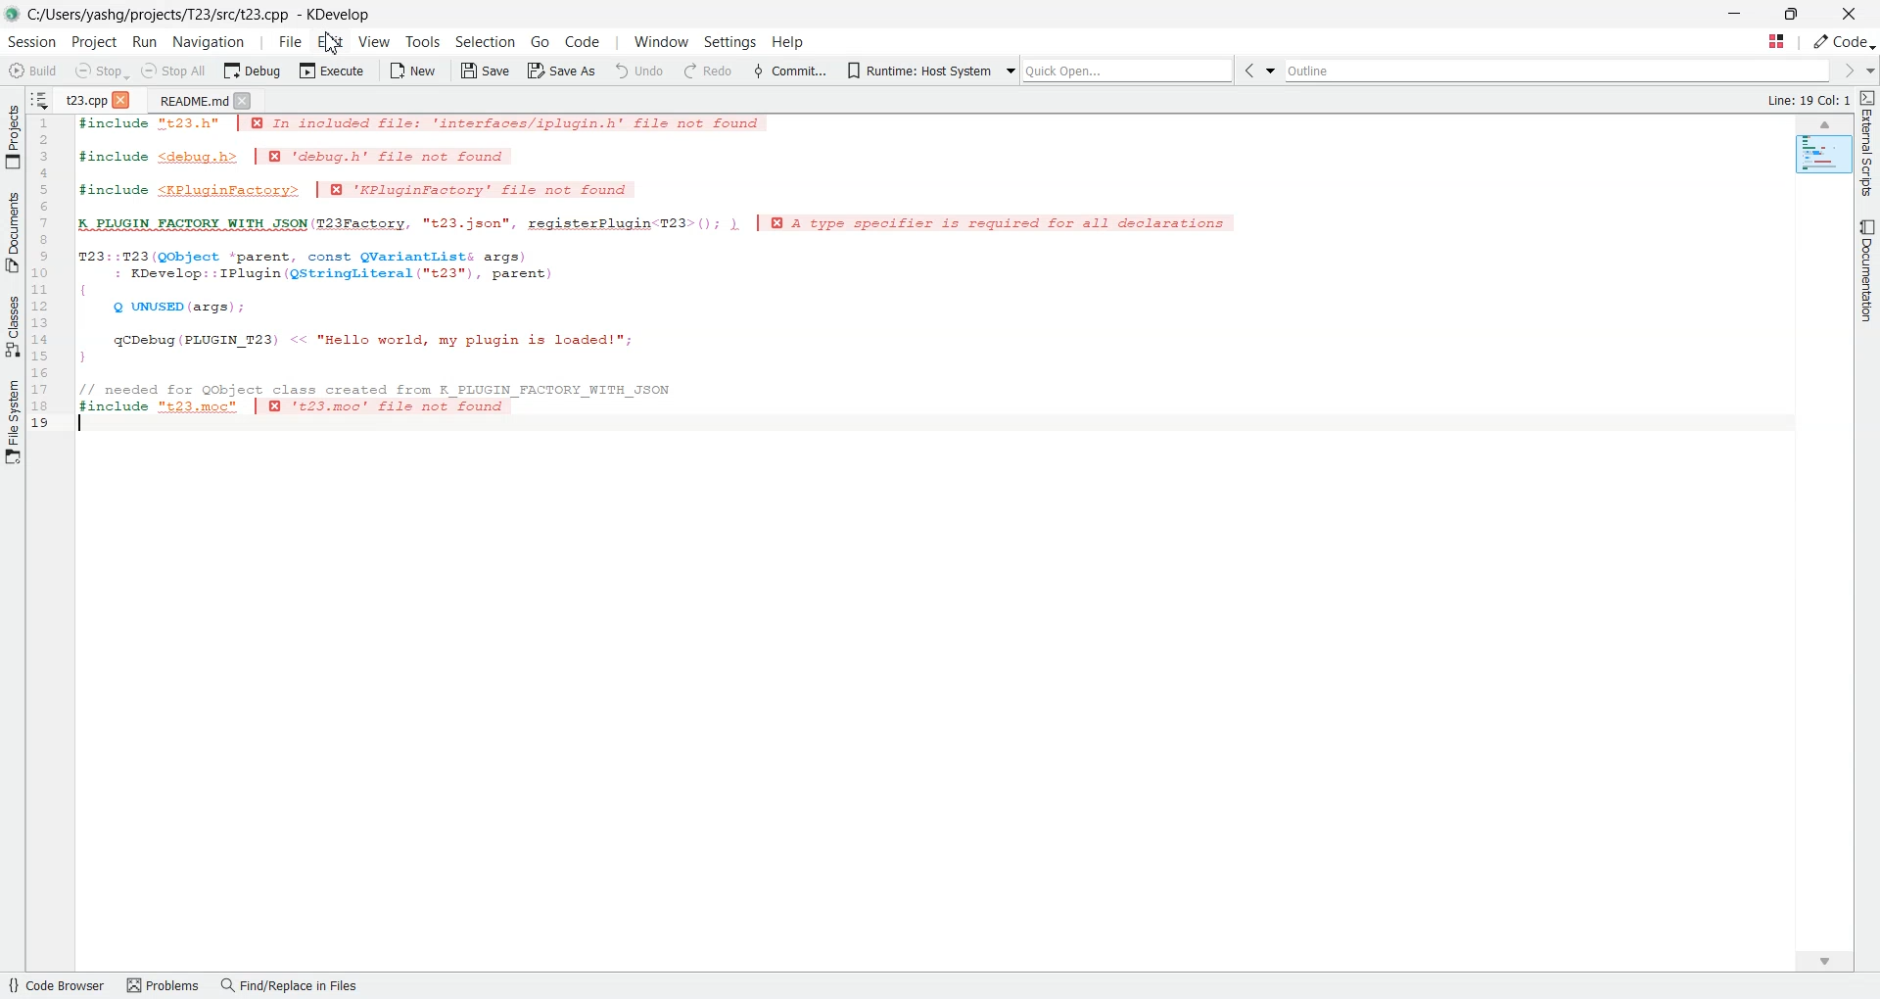  I want to click on Edit, so click(332, 41).